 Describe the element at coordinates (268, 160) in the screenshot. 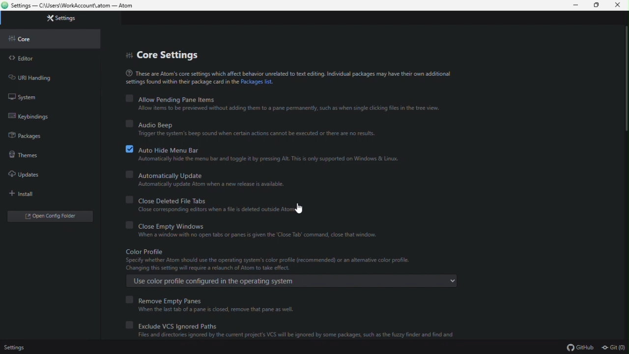

I see `‘Automatically hide the men bar and togale t by pressing AR. Thi is only supported on Windows & Linux` at that location.